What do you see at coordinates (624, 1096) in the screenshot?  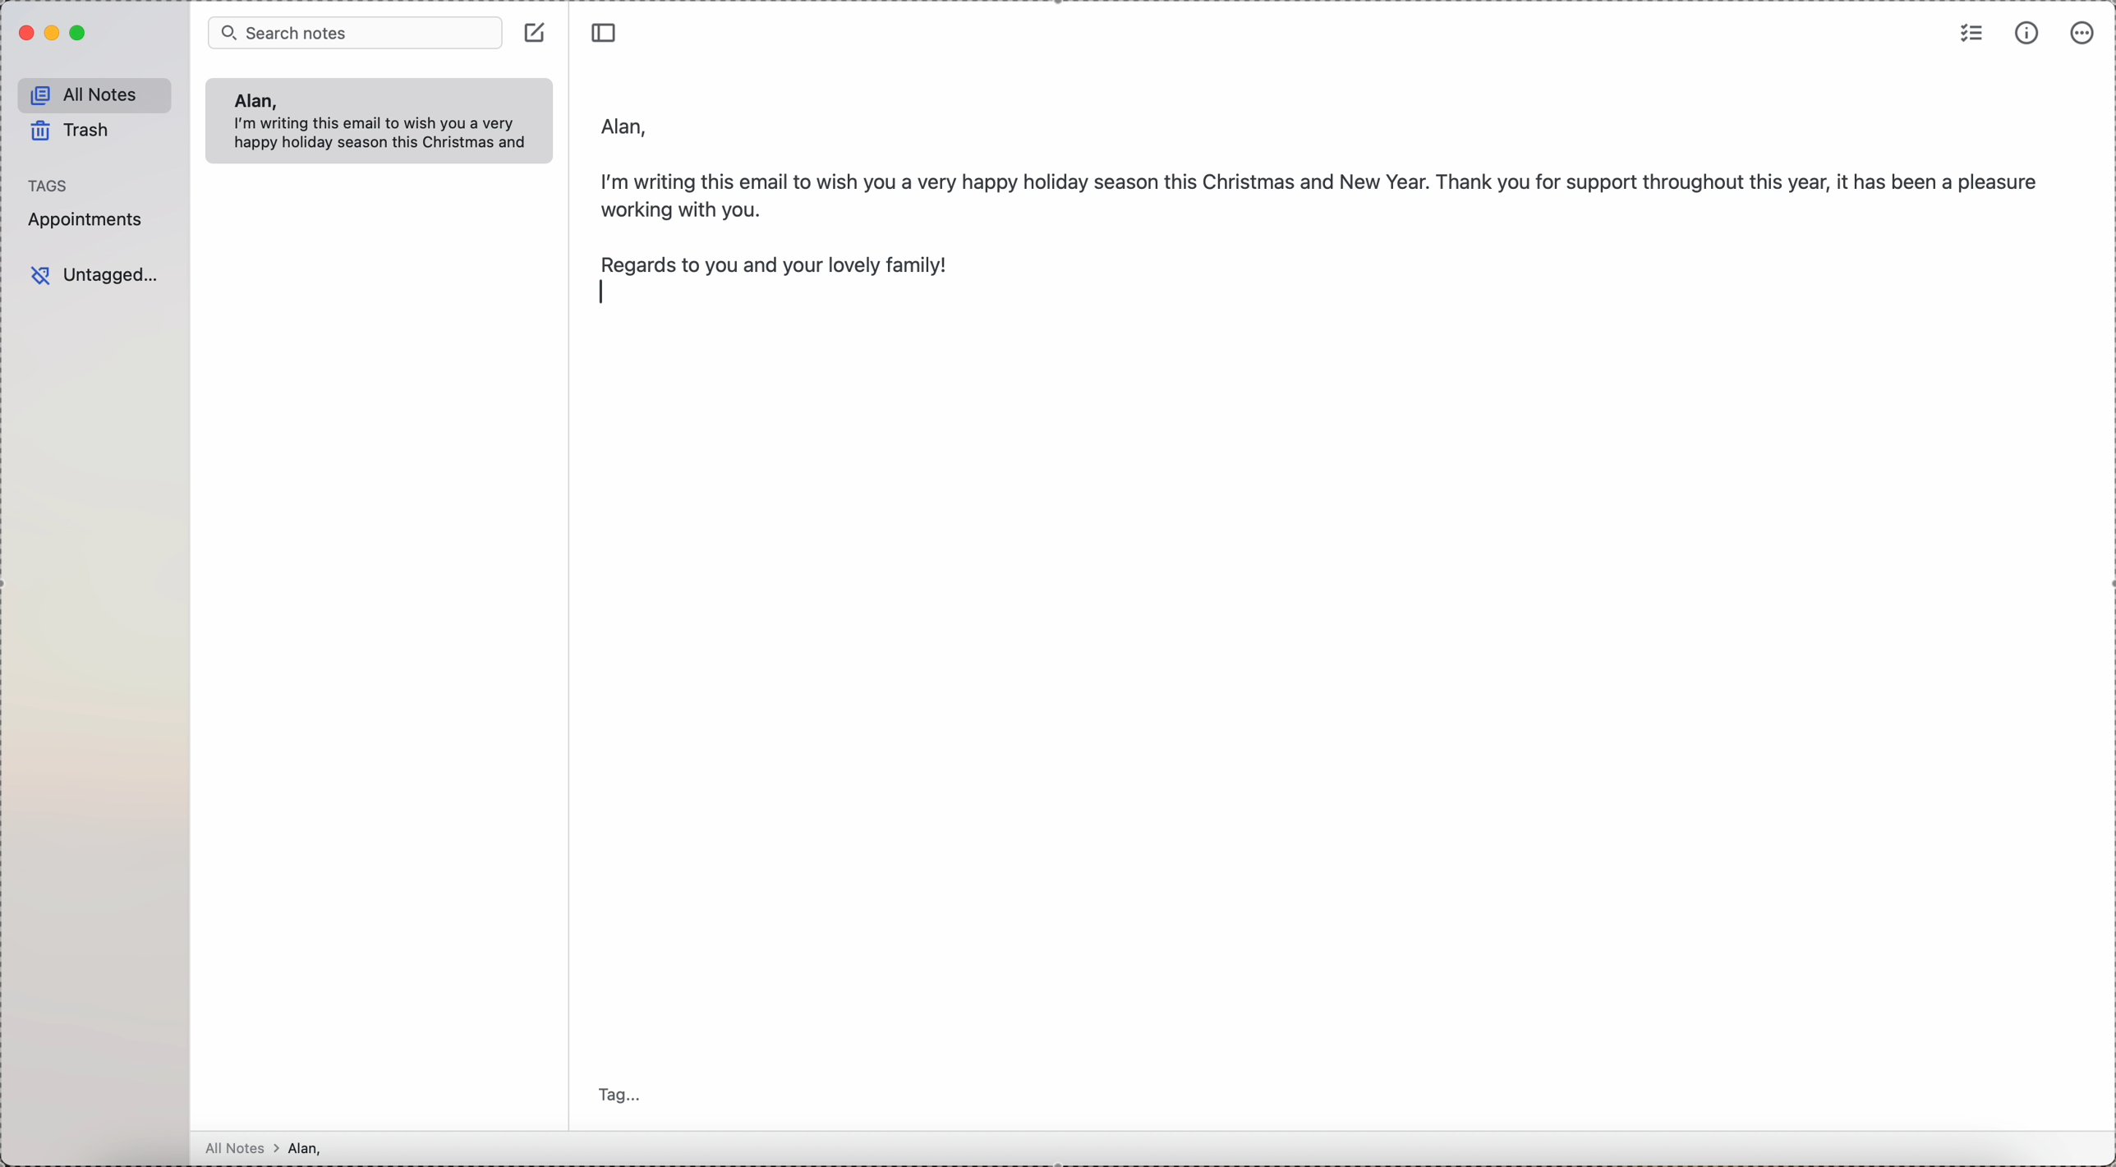 I see `tag` at bounding box center [624, 1096].